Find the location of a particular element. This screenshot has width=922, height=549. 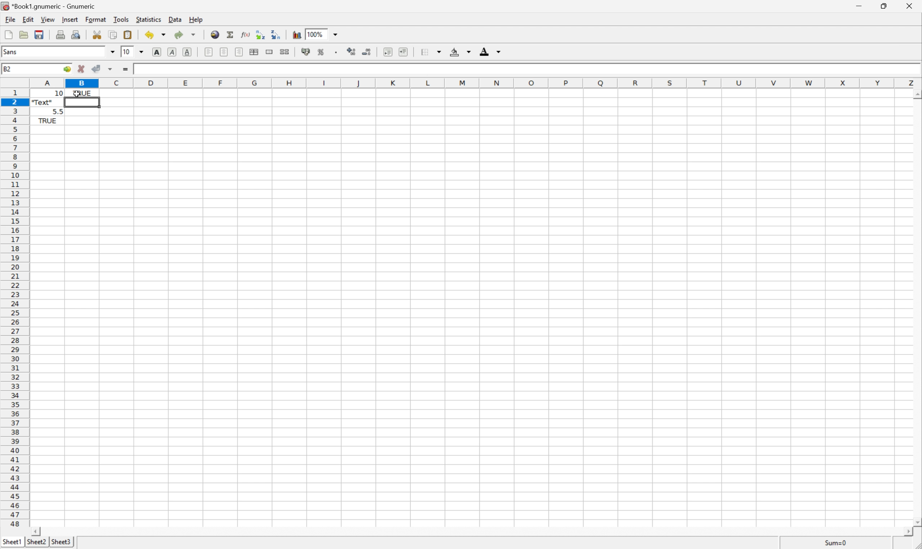

Row Numbers is located at coordinates (14, 309).